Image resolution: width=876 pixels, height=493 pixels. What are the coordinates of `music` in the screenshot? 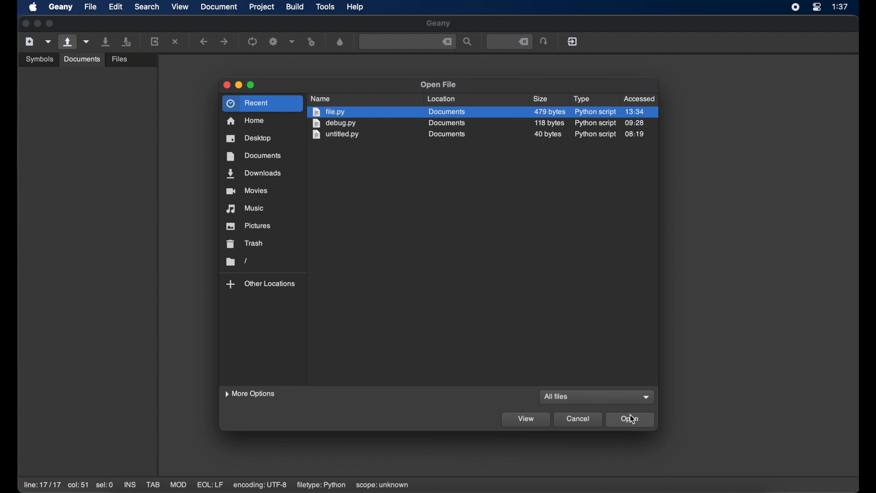 It's located at (246, 209).